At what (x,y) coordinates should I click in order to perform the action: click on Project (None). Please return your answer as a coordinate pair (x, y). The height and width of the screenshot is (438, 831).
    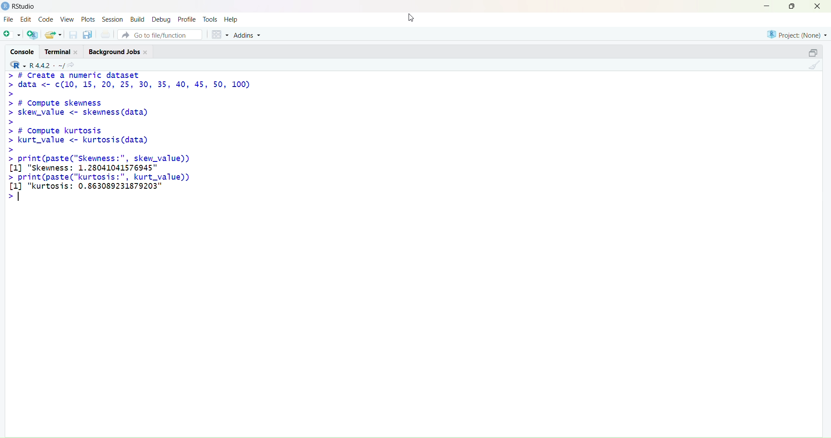
    Looking at the image, I should click on (797, 35).